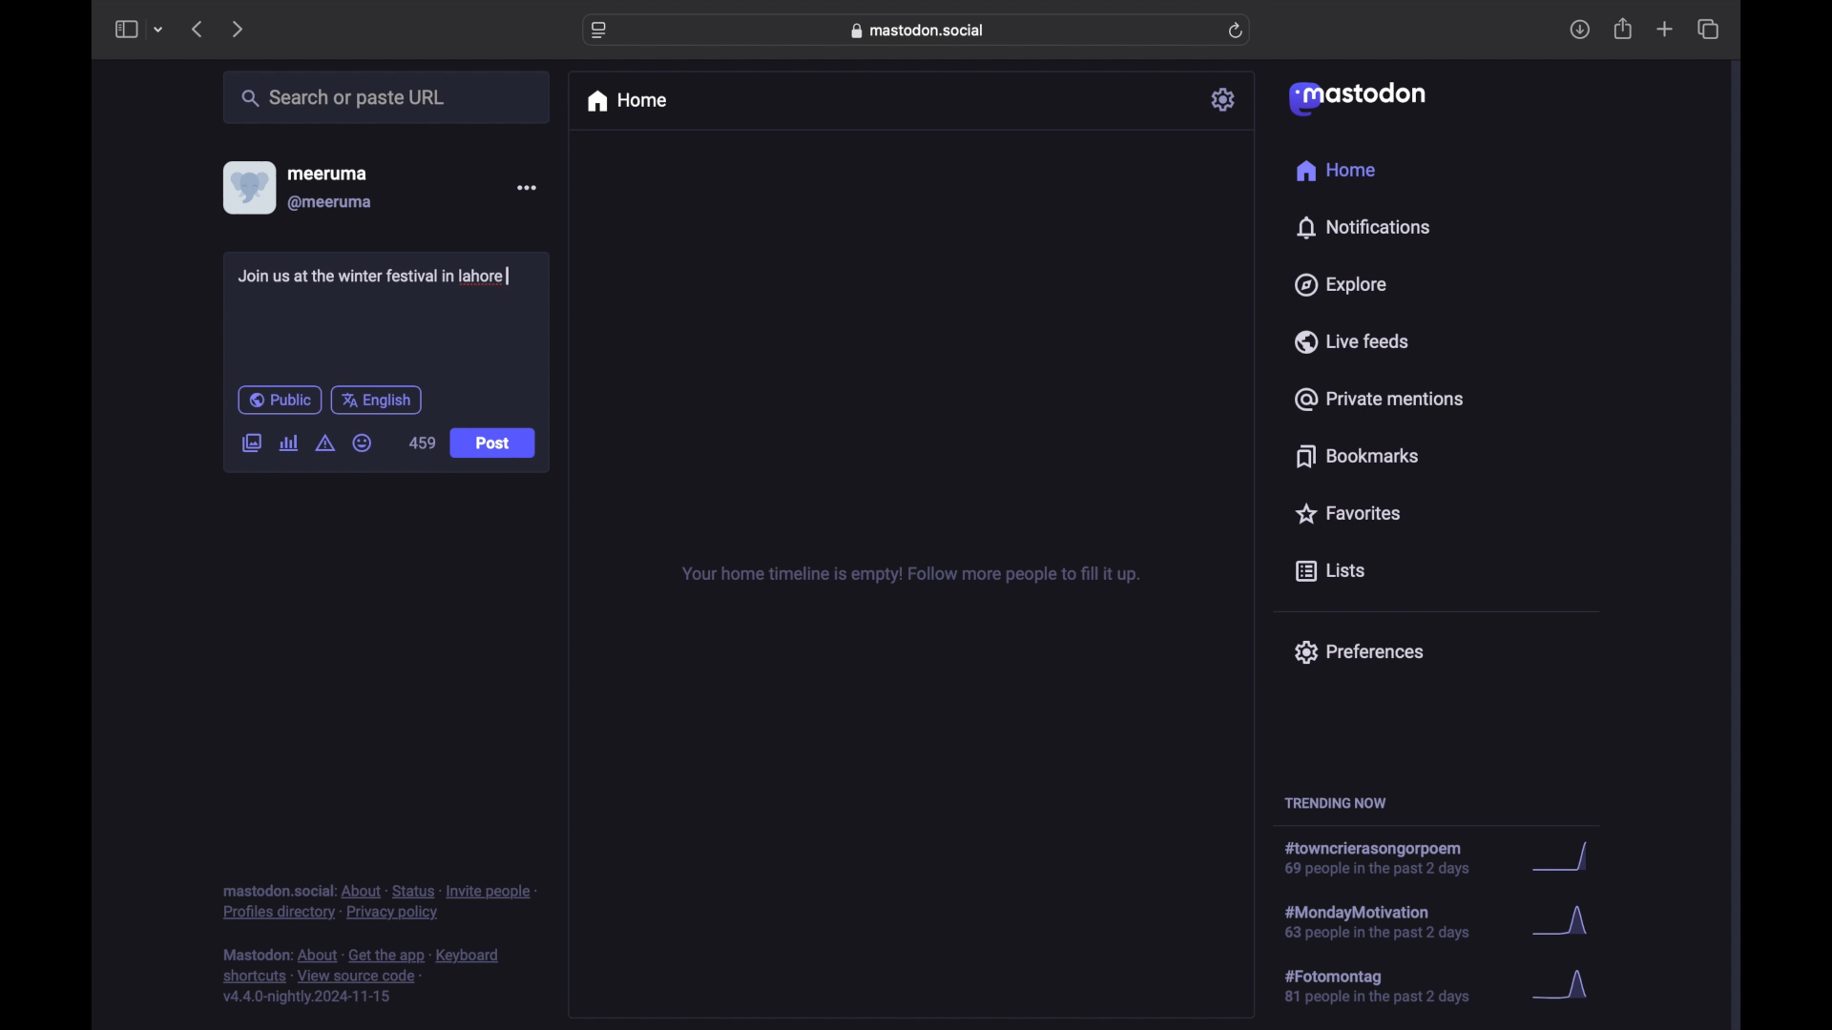 Image resolution: width=1832 pixels, height=1030 pixels. I want to click on bookmarks, so click(1357, 456).